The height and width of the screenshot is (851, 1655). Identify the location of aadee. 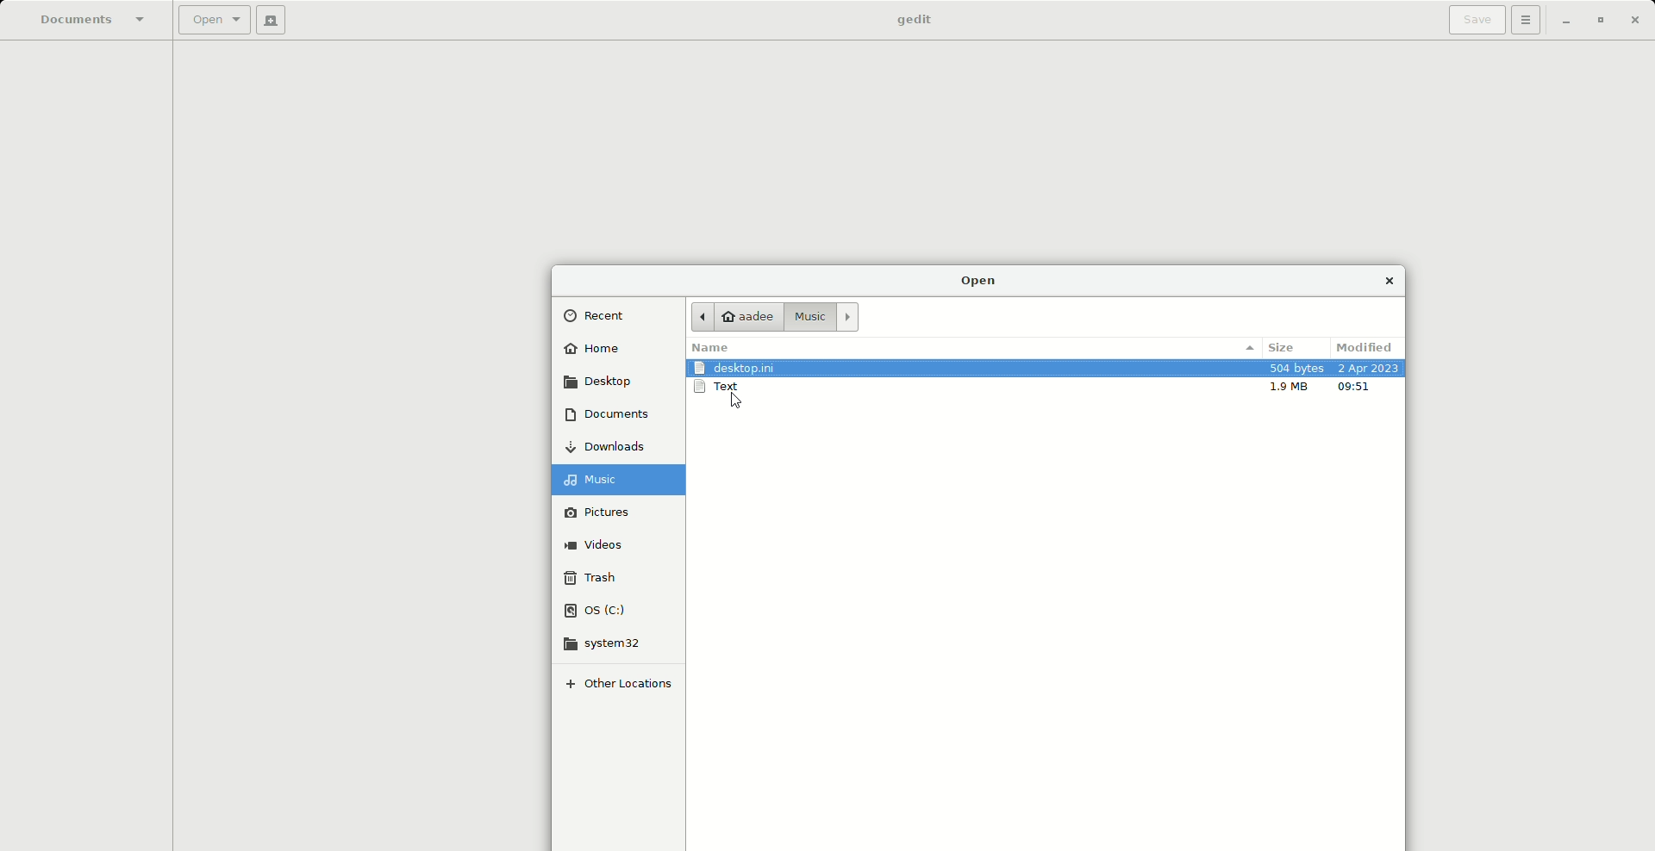
(734, 315).